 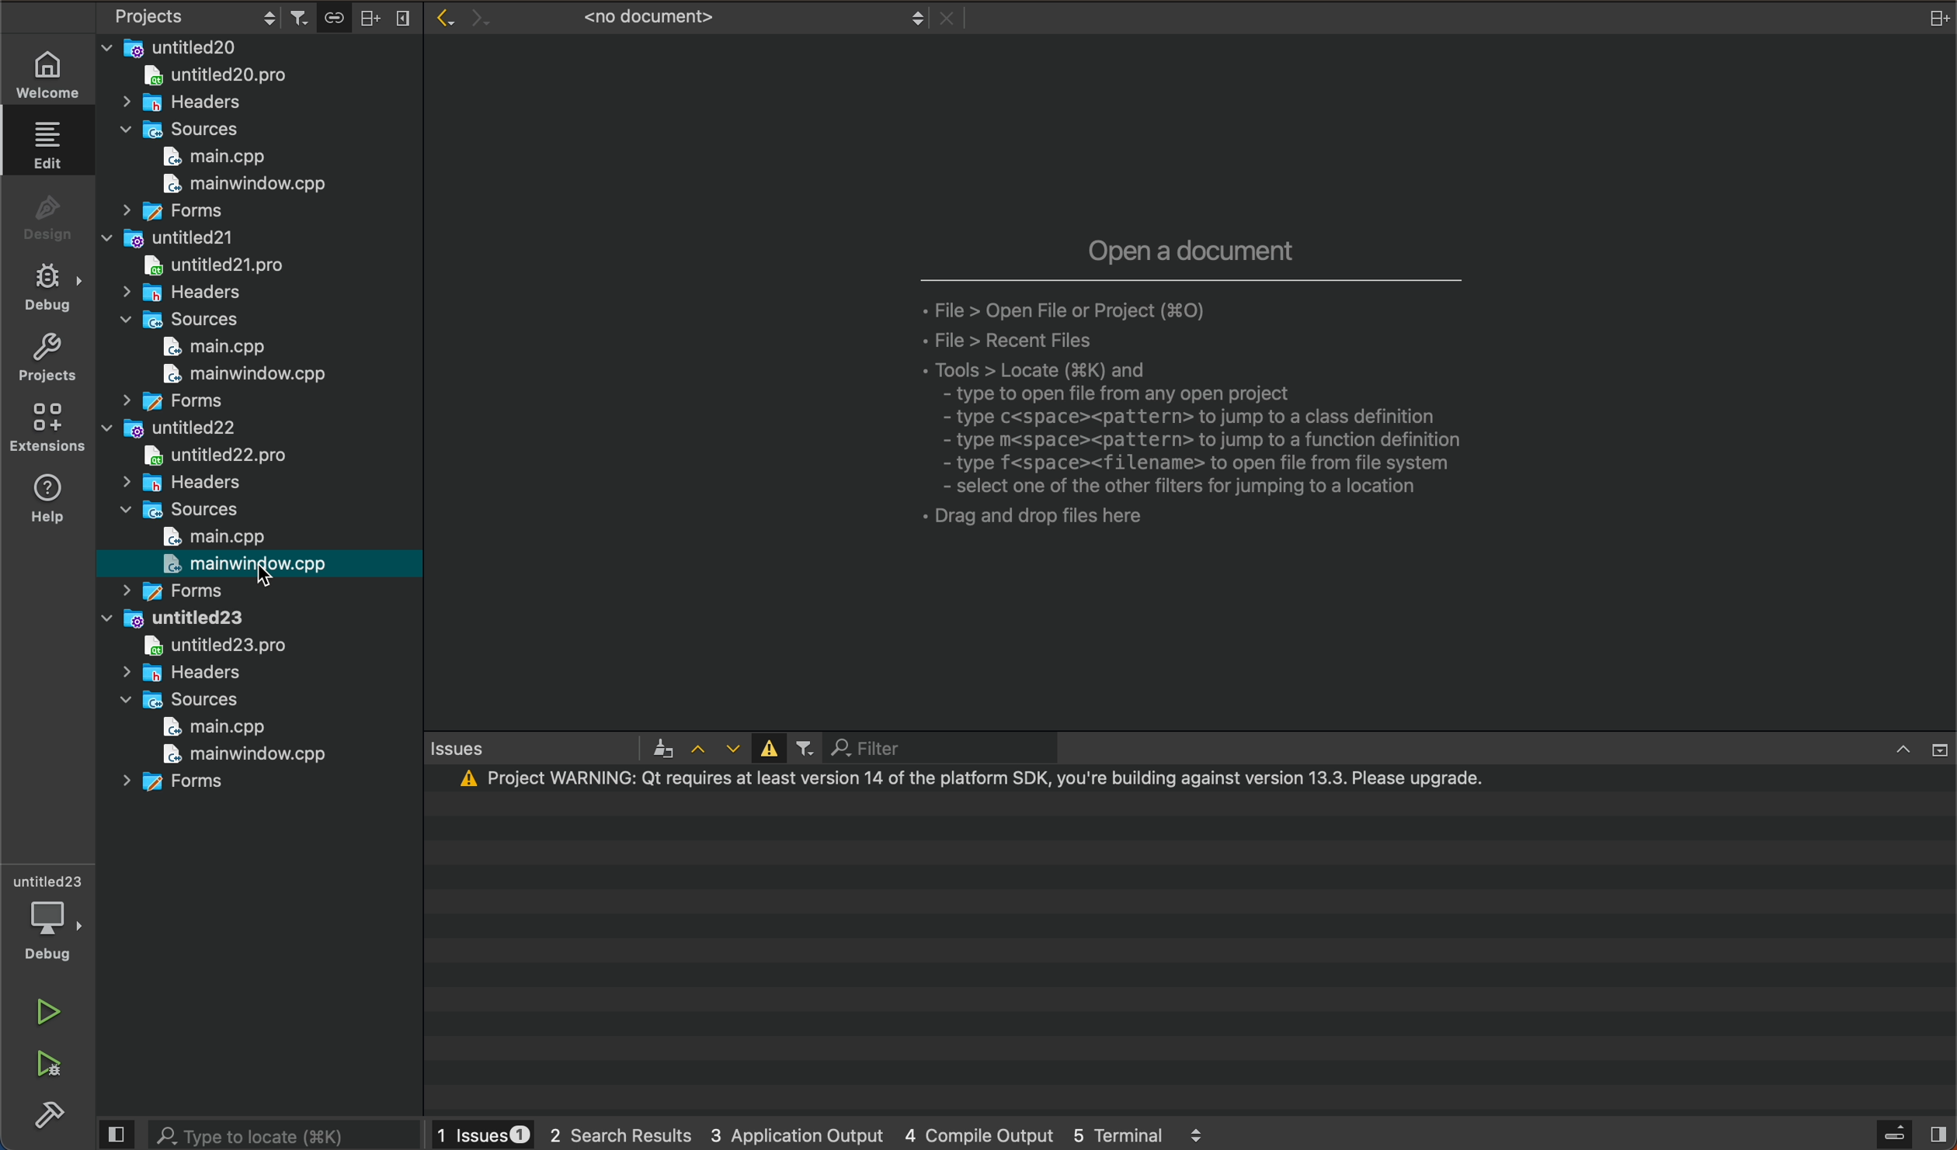 What do you see at coordinates (370, 16) in the screenshot?
I see `split editor horizontally` at bounding box center [370, 16].